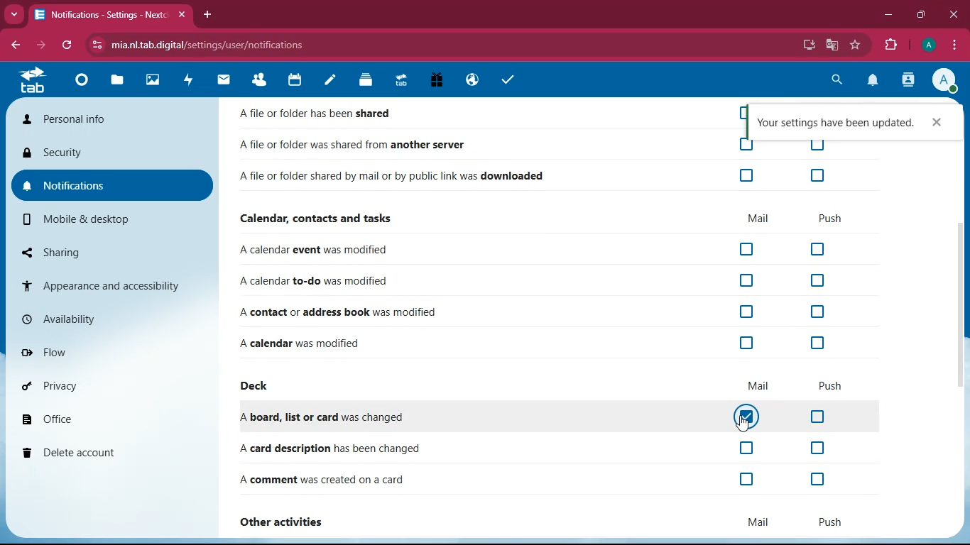 The width and height of the screenshot is (970, 545). Describe the element at coordinates (319, 112) in the screenshot. I see `A file or folder has been shared` at that location.